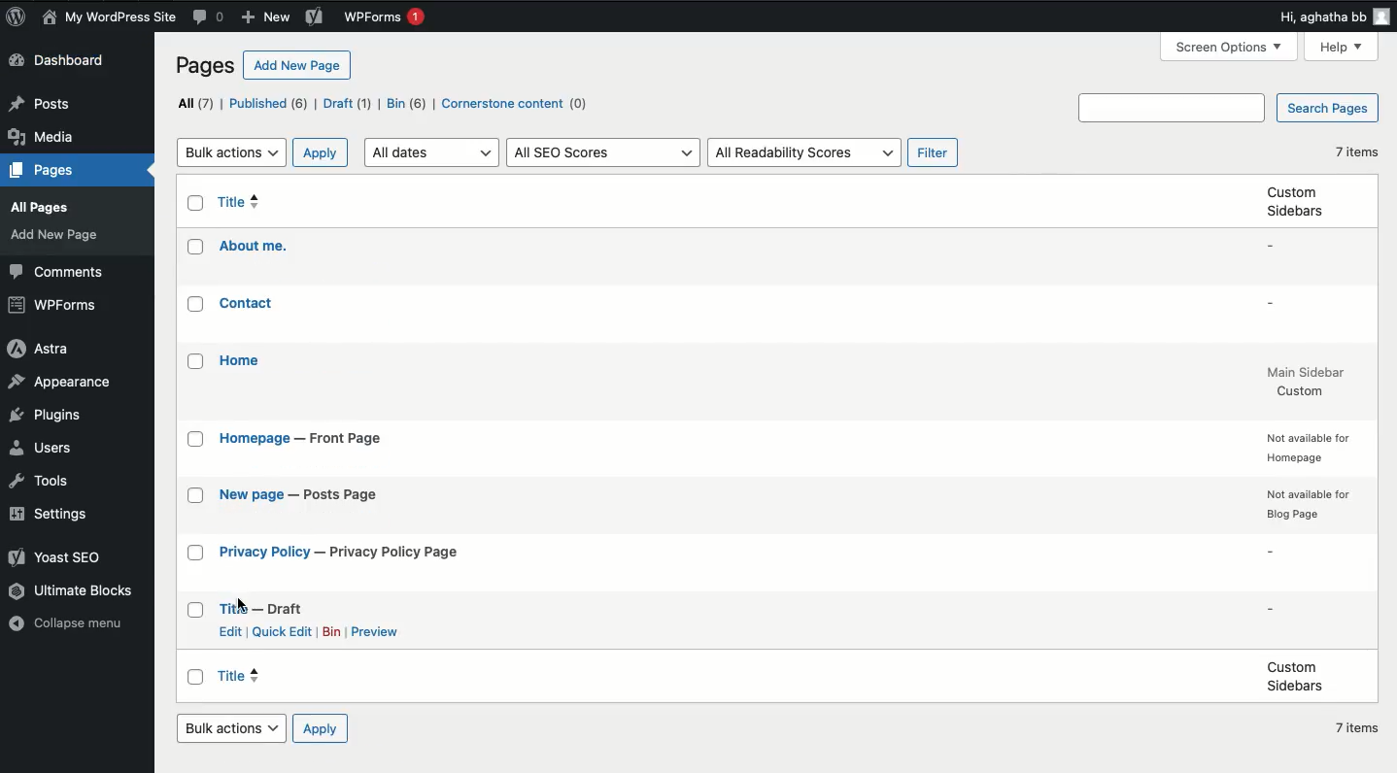  Describe the element at coordinates (409, 105) in the screenshot. I see `Bin` at that location.